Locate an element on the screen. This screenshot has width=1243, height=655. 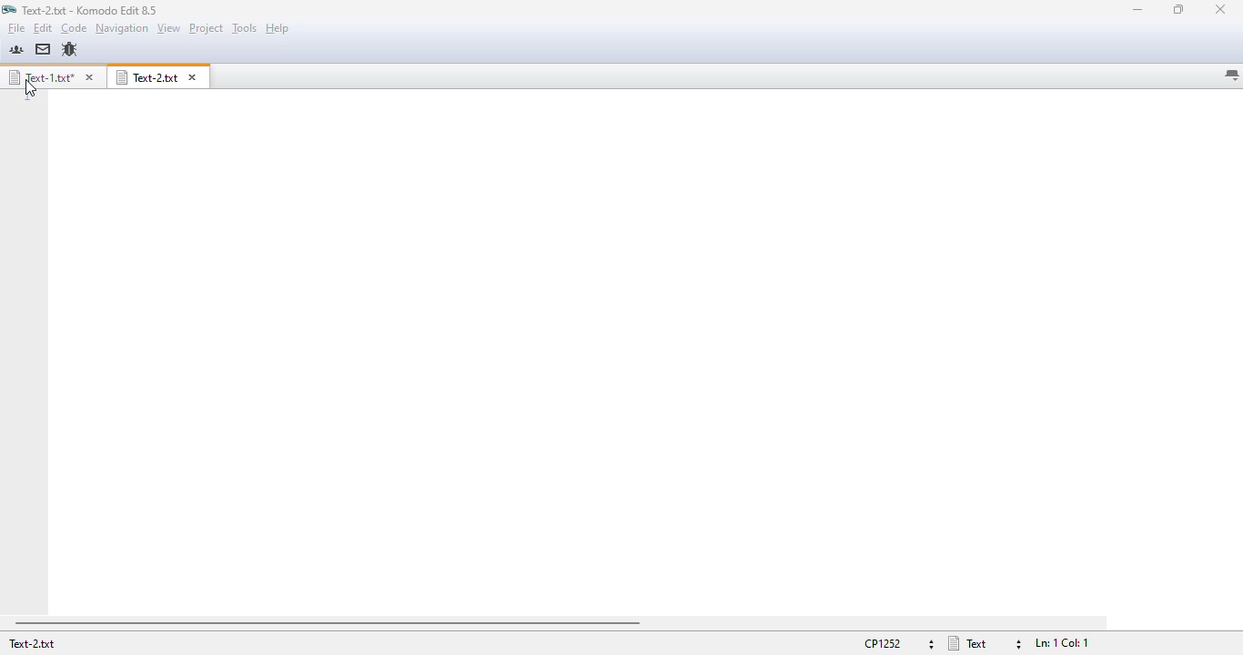
title is located at coordinates (90, 10).